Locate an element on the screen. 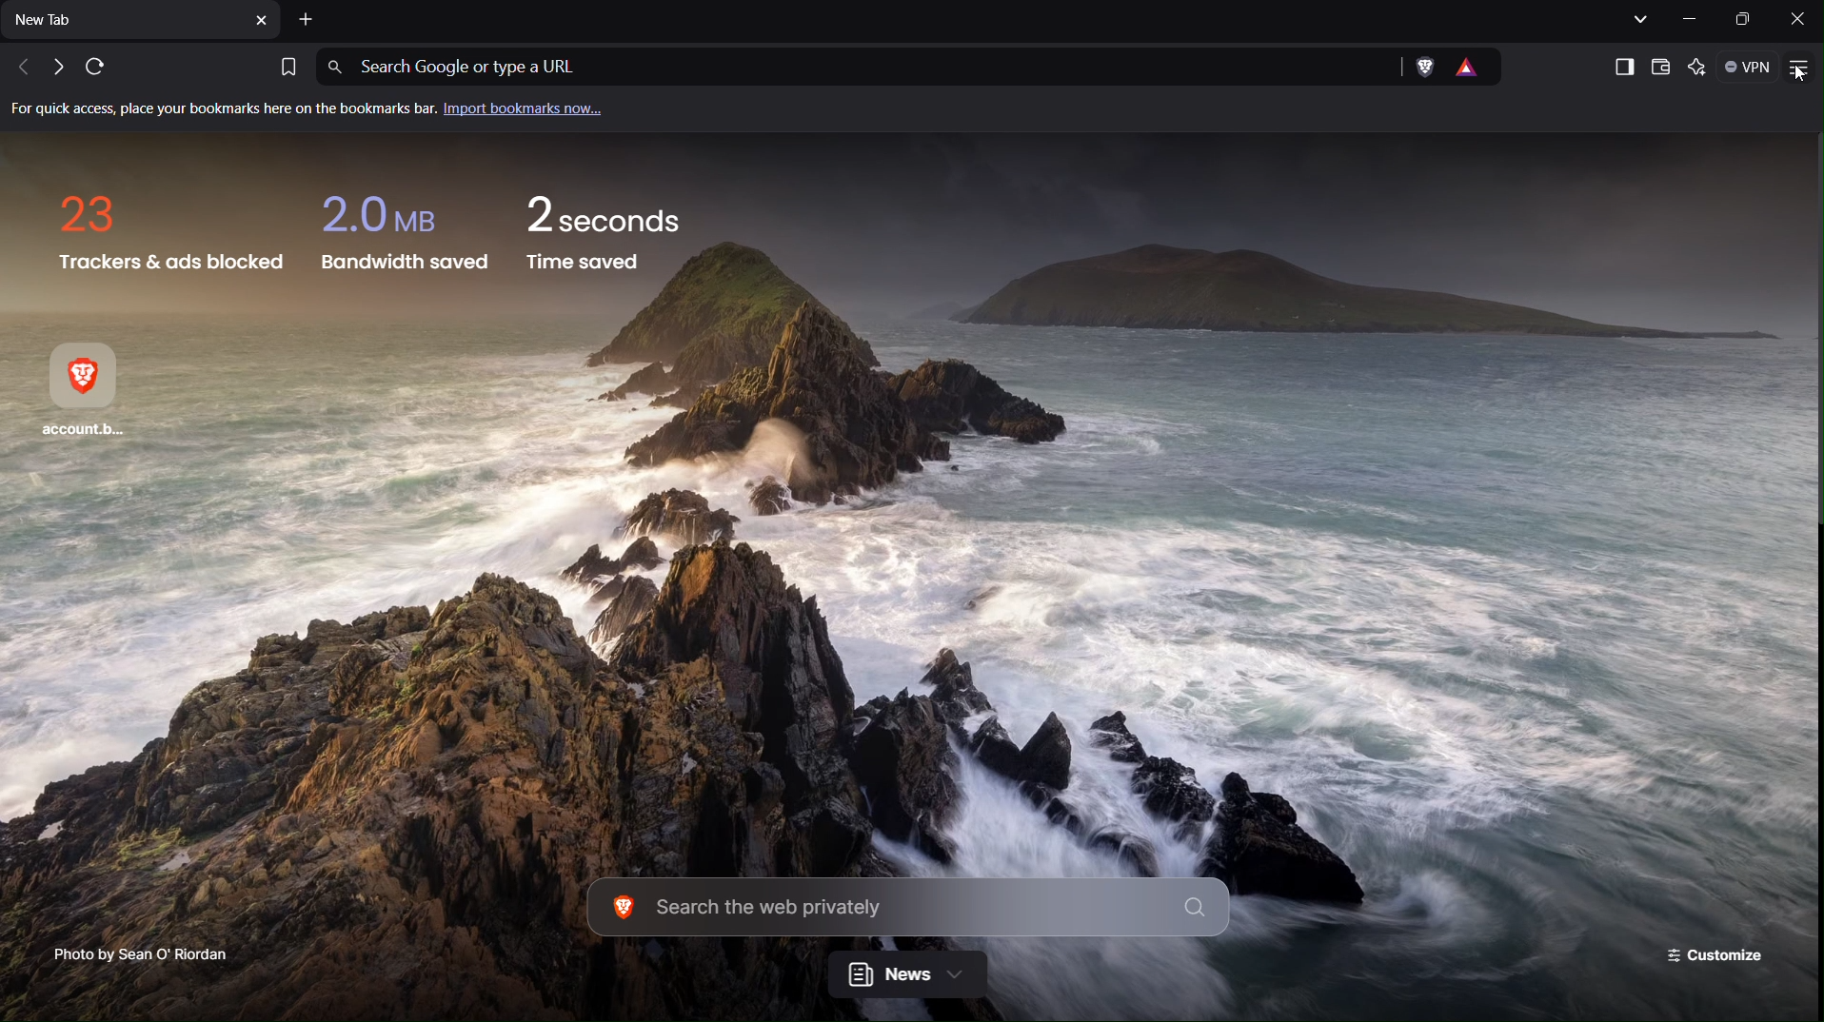 This screenshot has width=1824, height=1022. List all tabs is located at coordinates (1637, 19).